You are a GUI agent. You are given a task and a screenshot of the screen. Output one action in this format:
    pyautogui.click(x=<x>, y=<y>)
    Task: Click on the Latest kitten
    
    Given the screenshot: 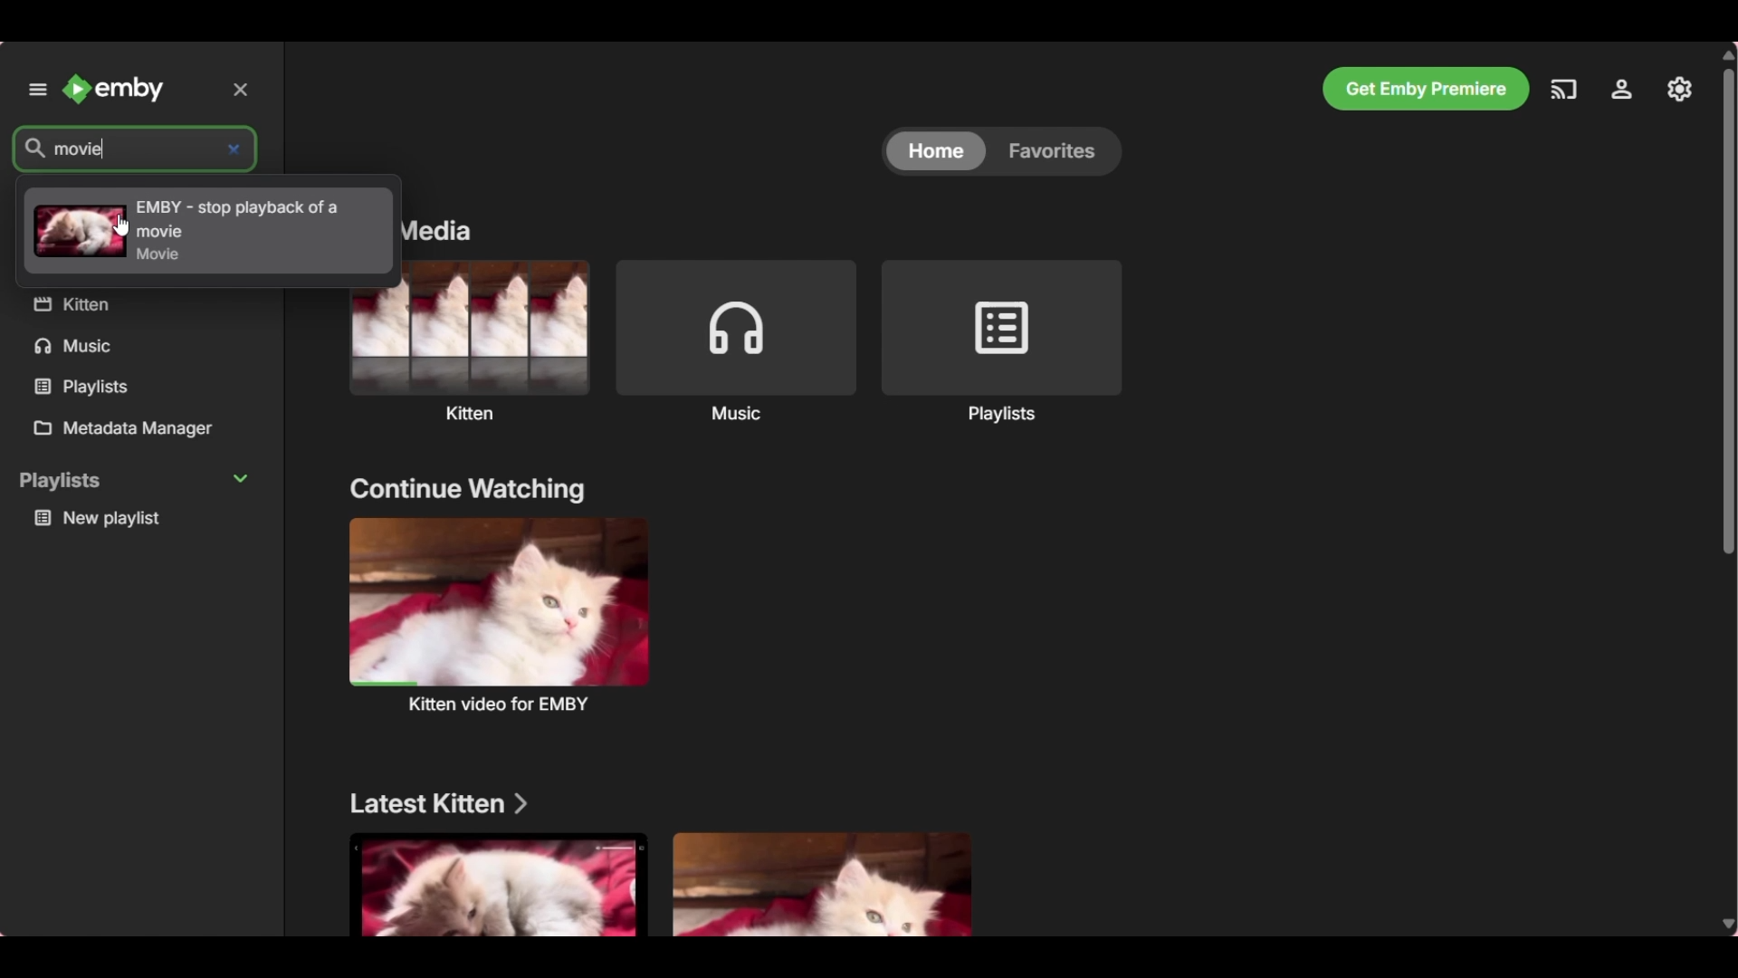 What is the action you would take?
    pyautogui.click(x=443, y=803)
    